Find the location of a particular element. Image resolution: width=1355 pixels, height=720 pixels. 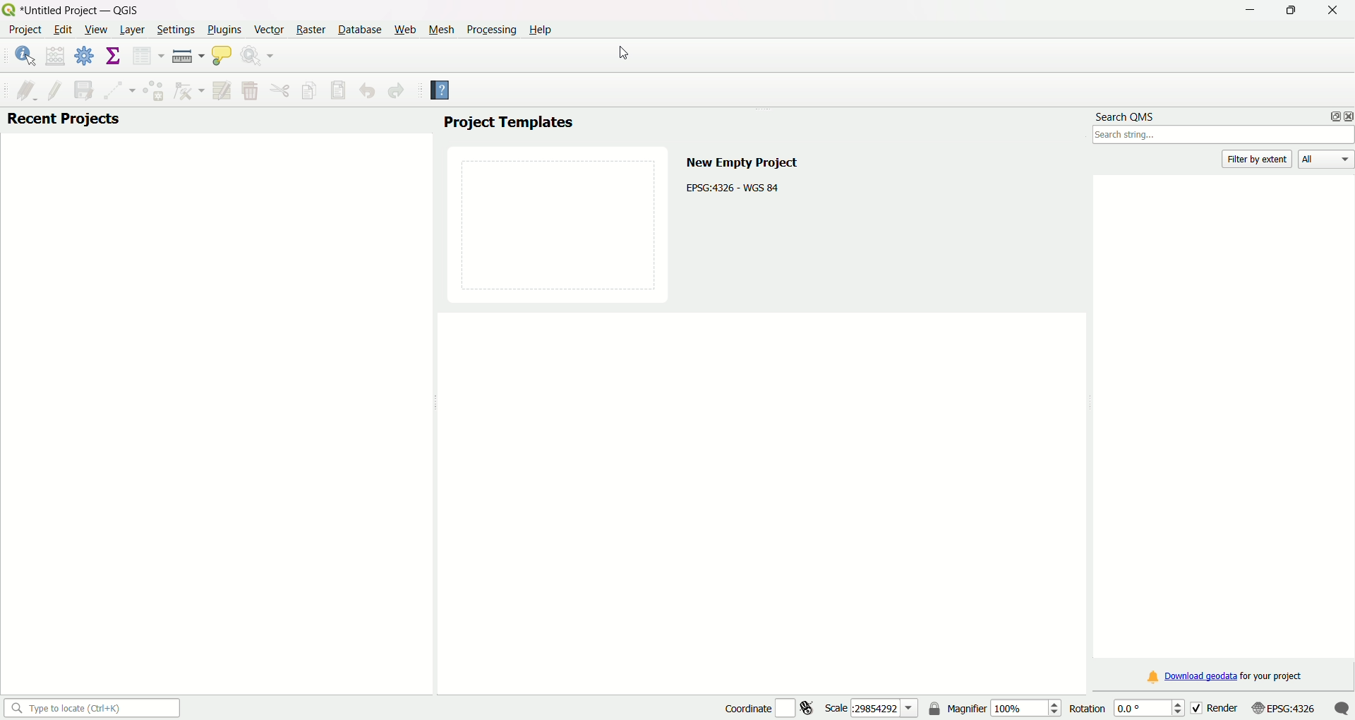

EPSG:4326-WGS 84 is located at coordinates (734, 186).